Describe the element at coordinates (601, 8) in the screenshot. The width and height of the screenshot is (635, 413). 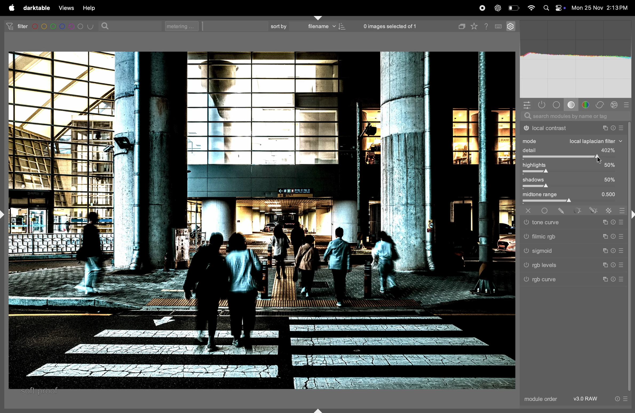
I see `date and time` at that location.